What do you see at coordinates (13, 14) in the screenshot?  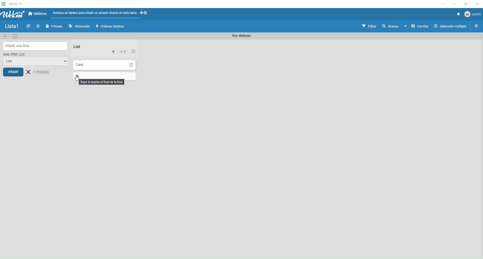 I see `Wekan` at bounding box center [13, 14].